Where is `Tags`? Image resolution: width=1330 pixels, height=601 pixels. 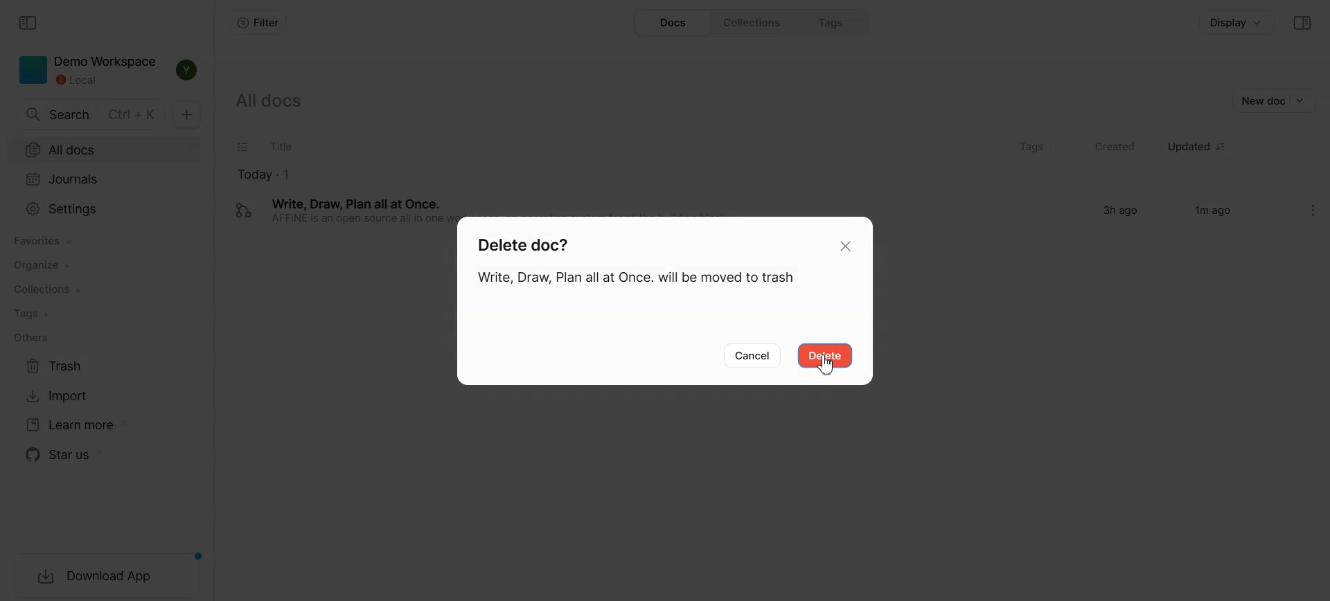
Tags is located at coordinates (837, 22).